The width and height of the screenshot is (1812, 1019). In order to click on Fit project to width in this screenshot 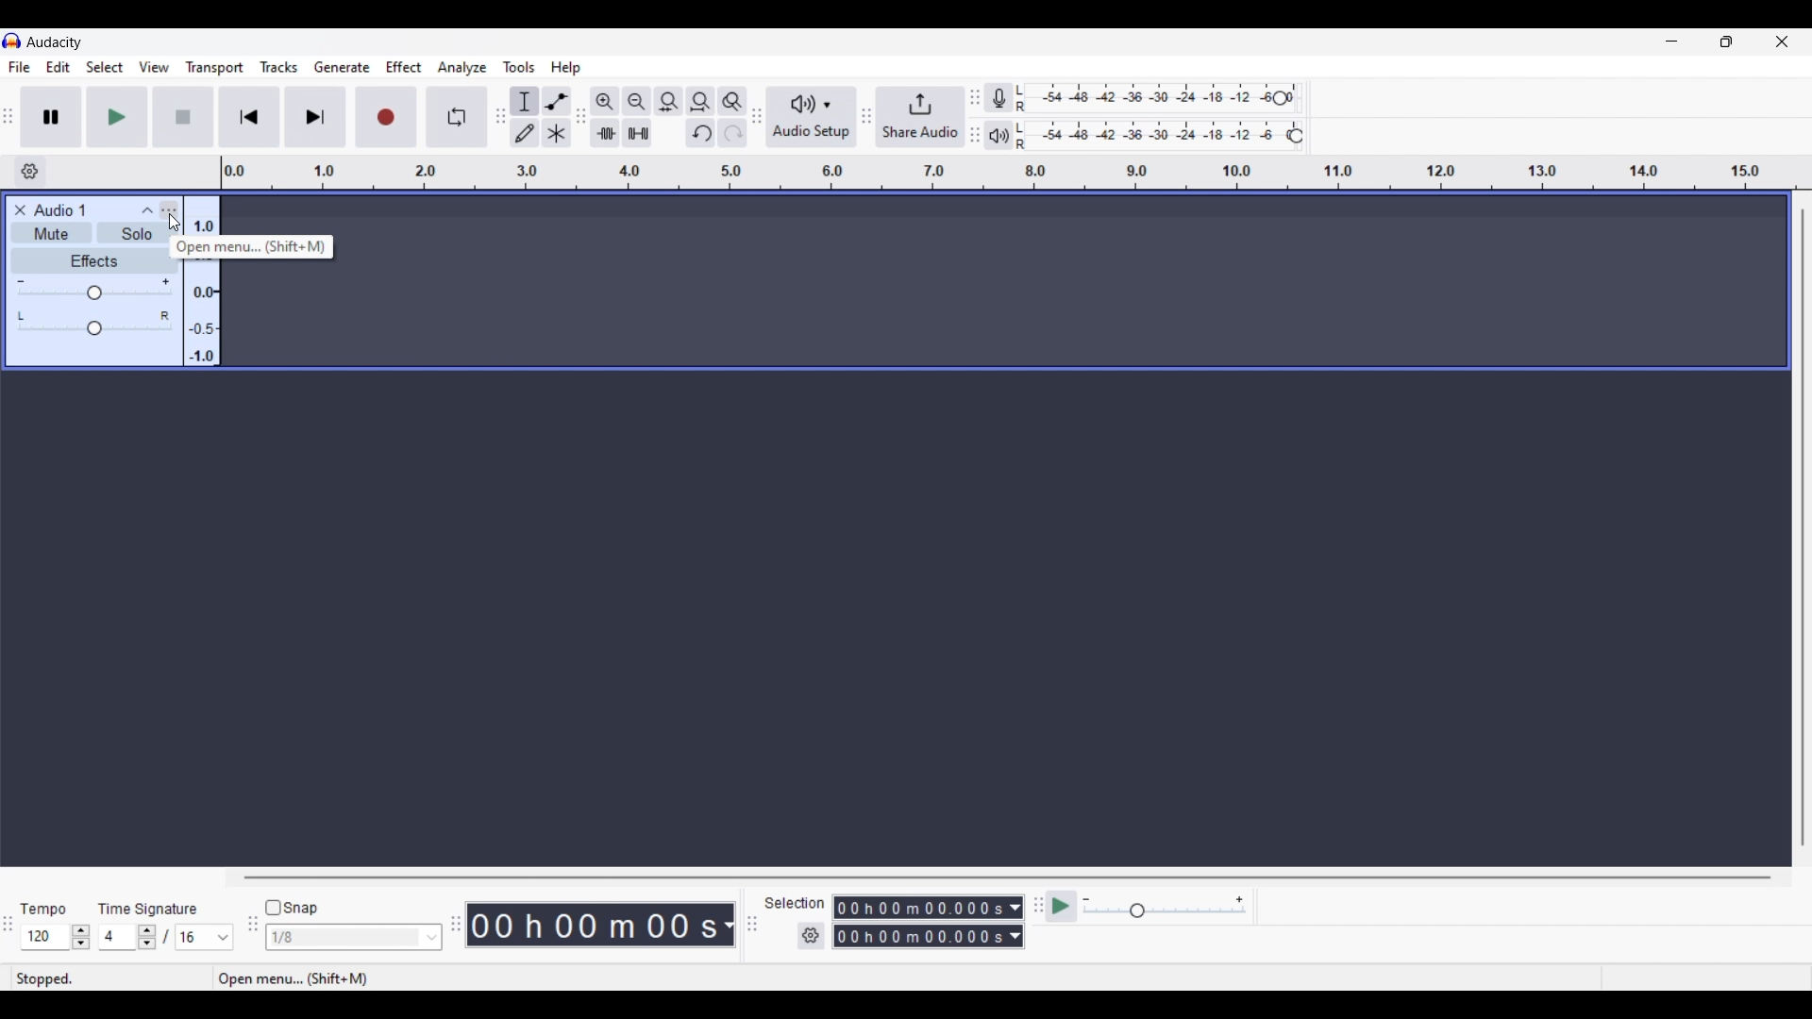, I will do `click(701, 101)`.